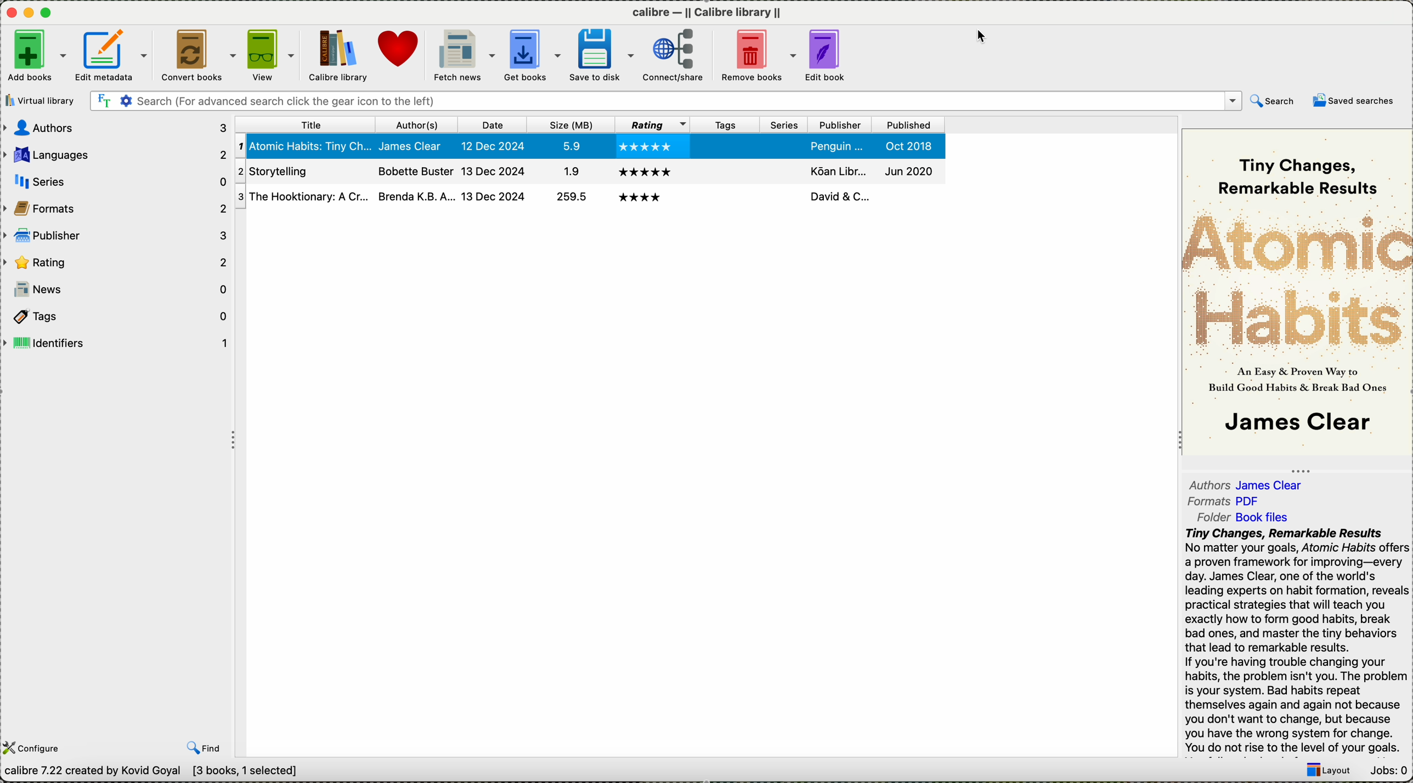 This screenshot has height=783, width=1413. Describe the element at coordinates (906, 124) in the screenshot. I see `published` at that location.